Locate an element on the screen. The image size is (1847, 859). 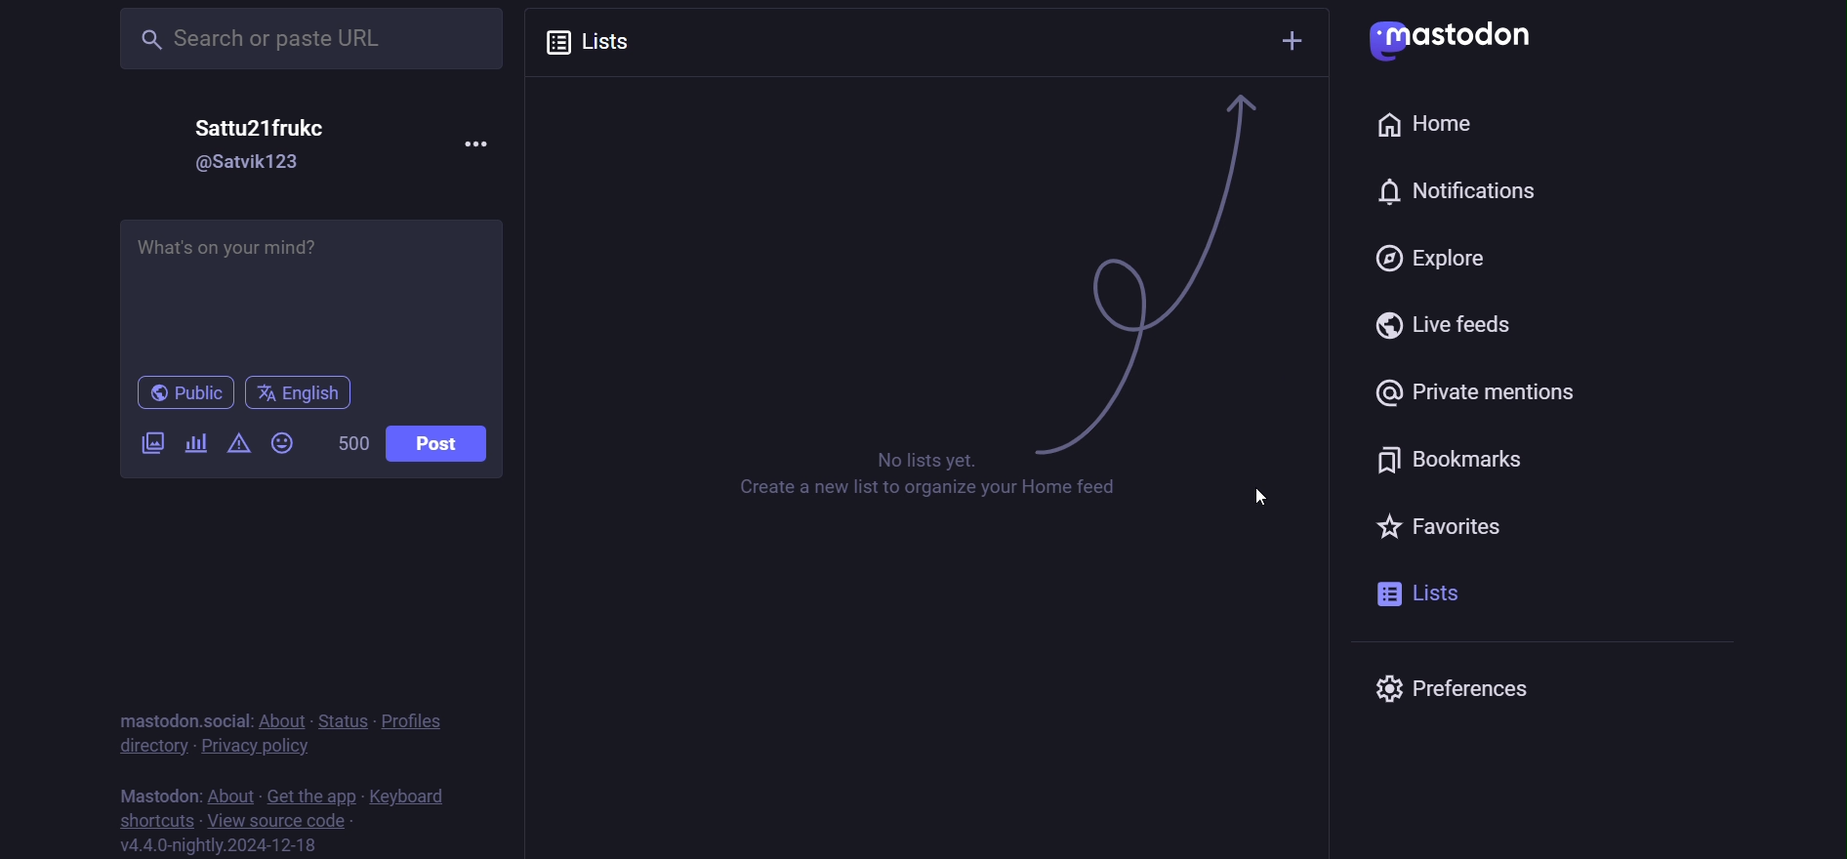
@satvik123 is located at coordinates (247, 165).